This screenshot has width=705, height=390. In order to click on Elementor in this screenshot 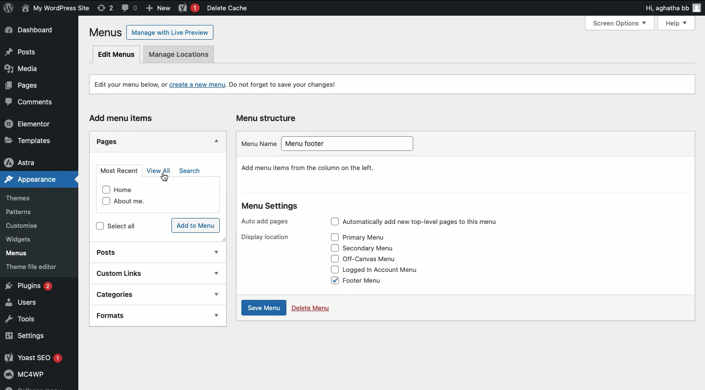, I will do `click(33, 124)`.